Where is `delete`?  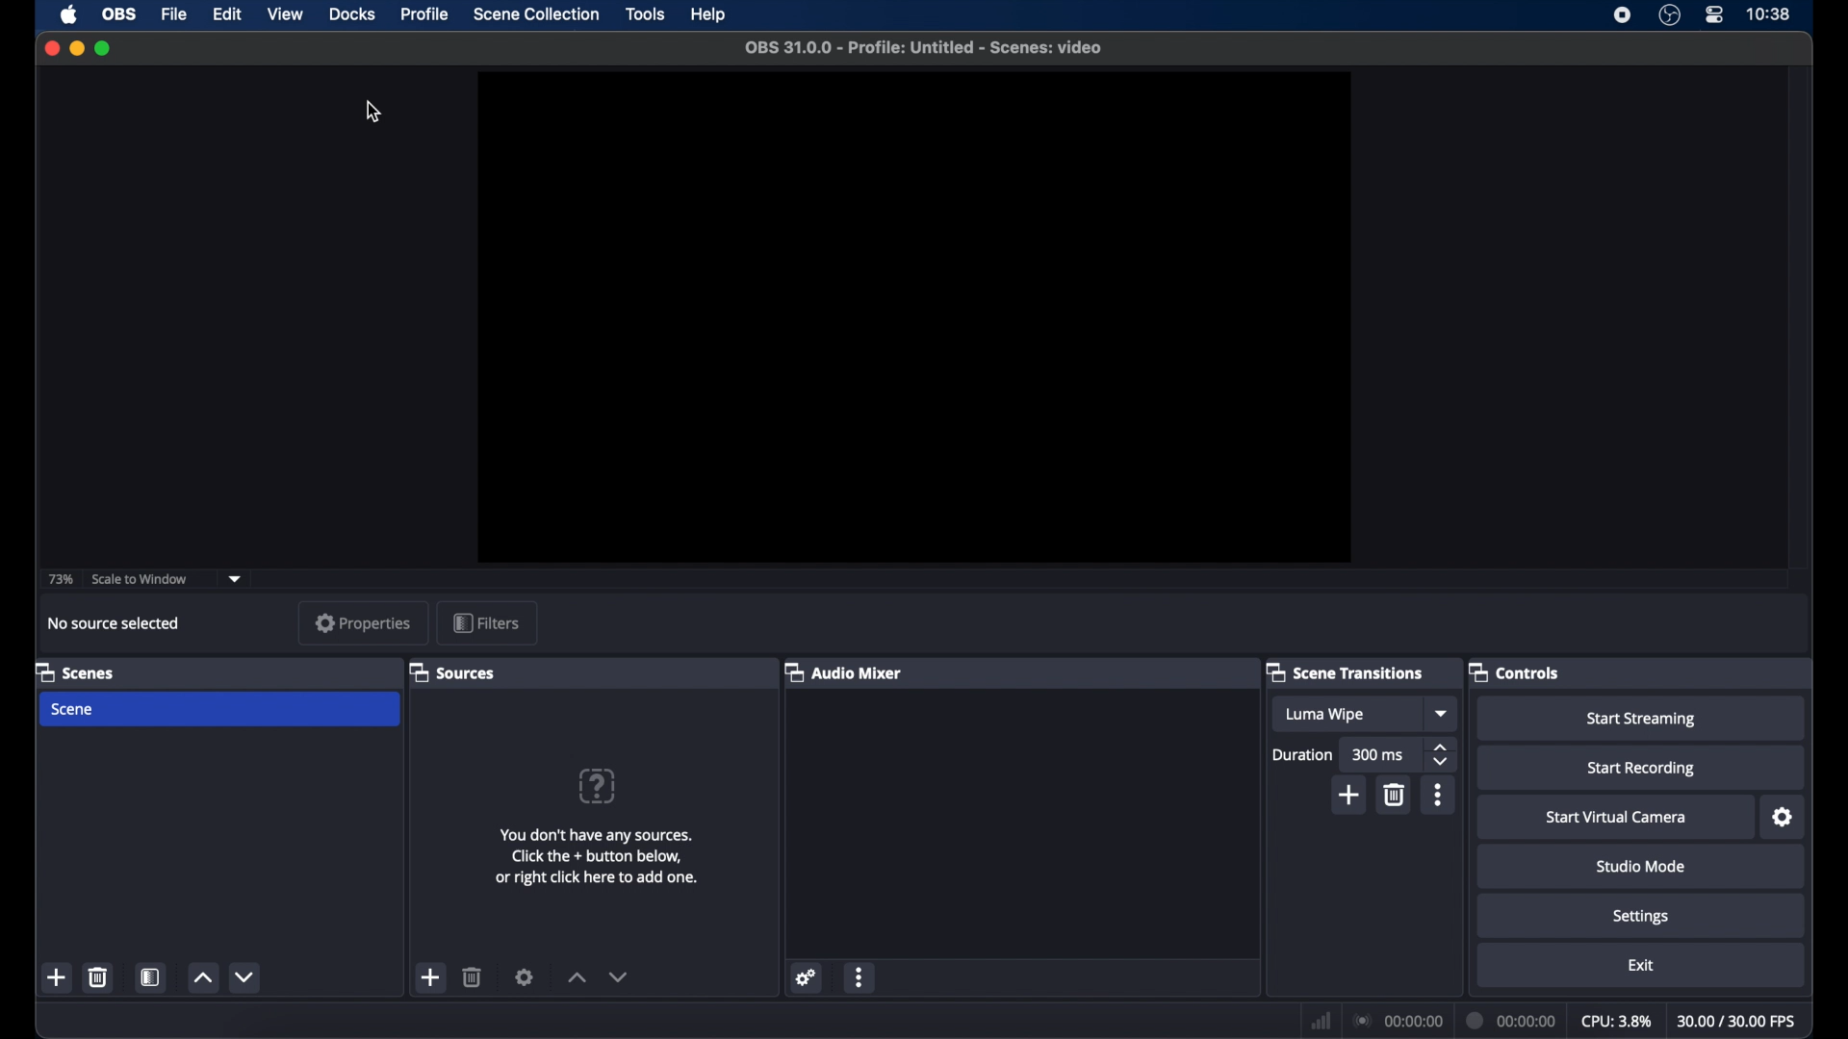
delete is located at coordinates (97, 976).